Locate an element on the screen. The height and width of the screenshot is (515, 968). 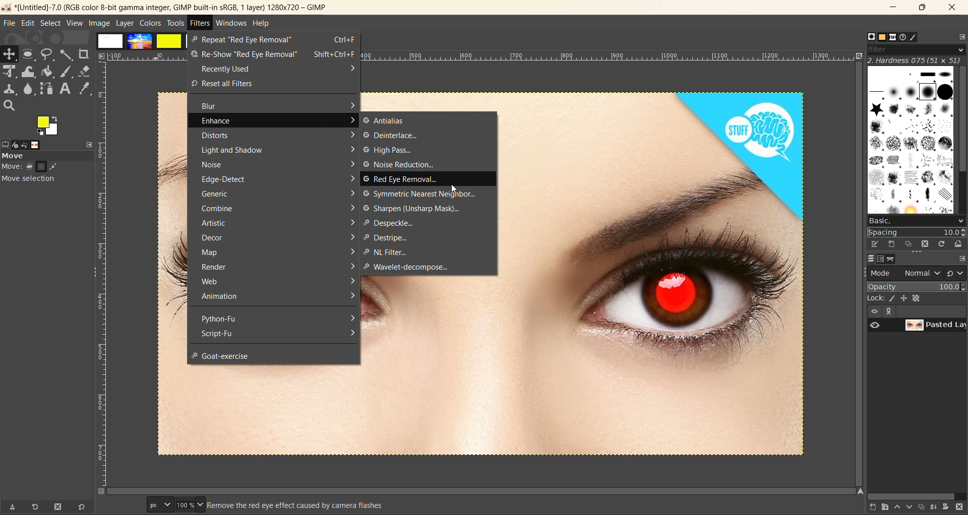
high pass is located at coordinates (389, 151).